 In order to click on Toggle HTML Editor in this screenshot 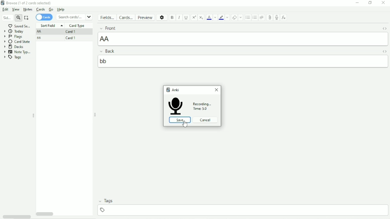, I will do `click(384, 52)`.